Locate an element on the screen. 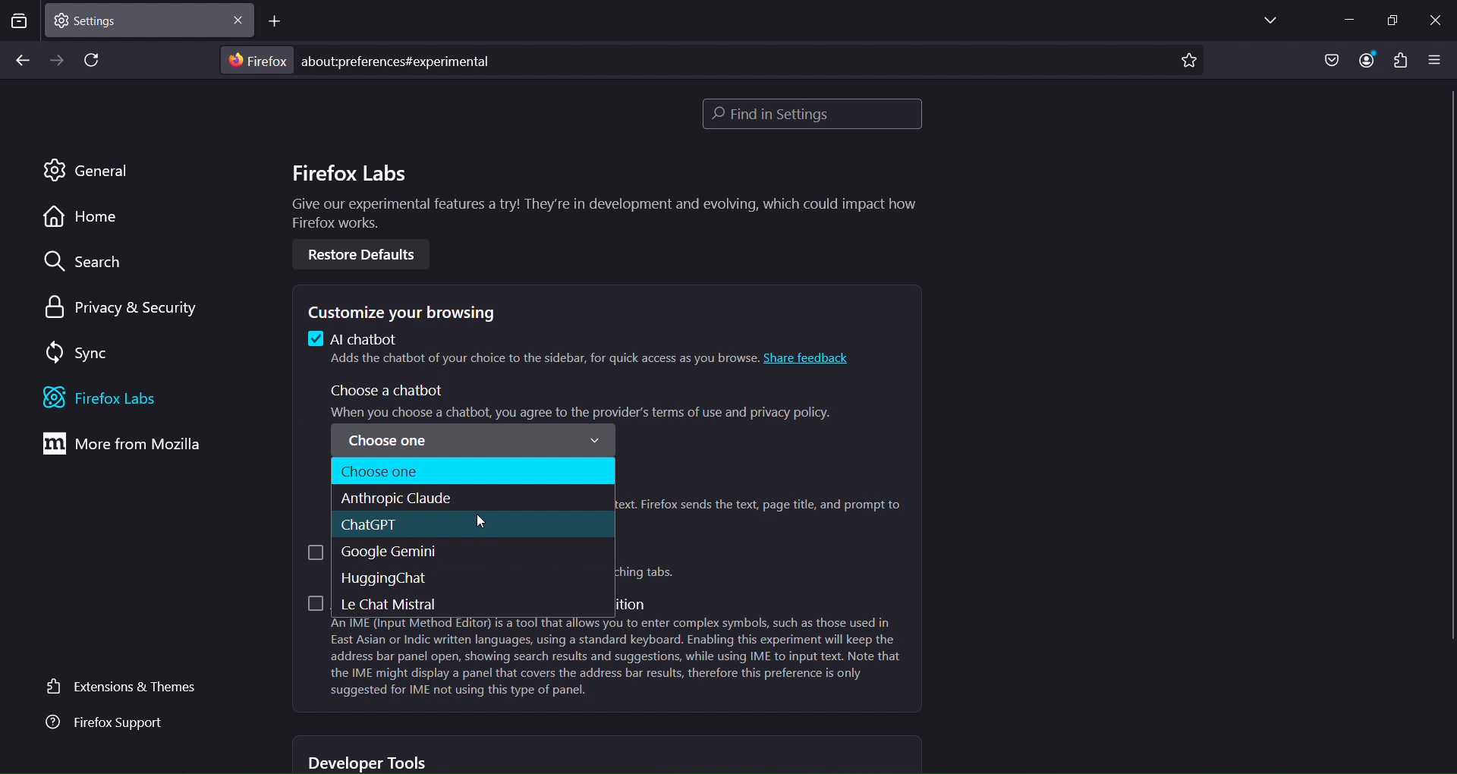 This screenshot has width=1457, height=774. Firefox is located at coordinates (256, 61).